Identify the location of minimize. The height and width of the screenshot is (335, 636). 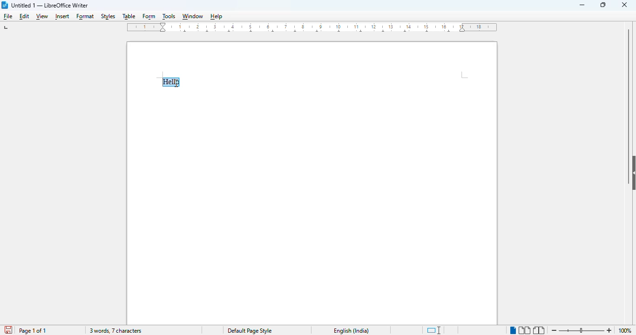
(582, 5).